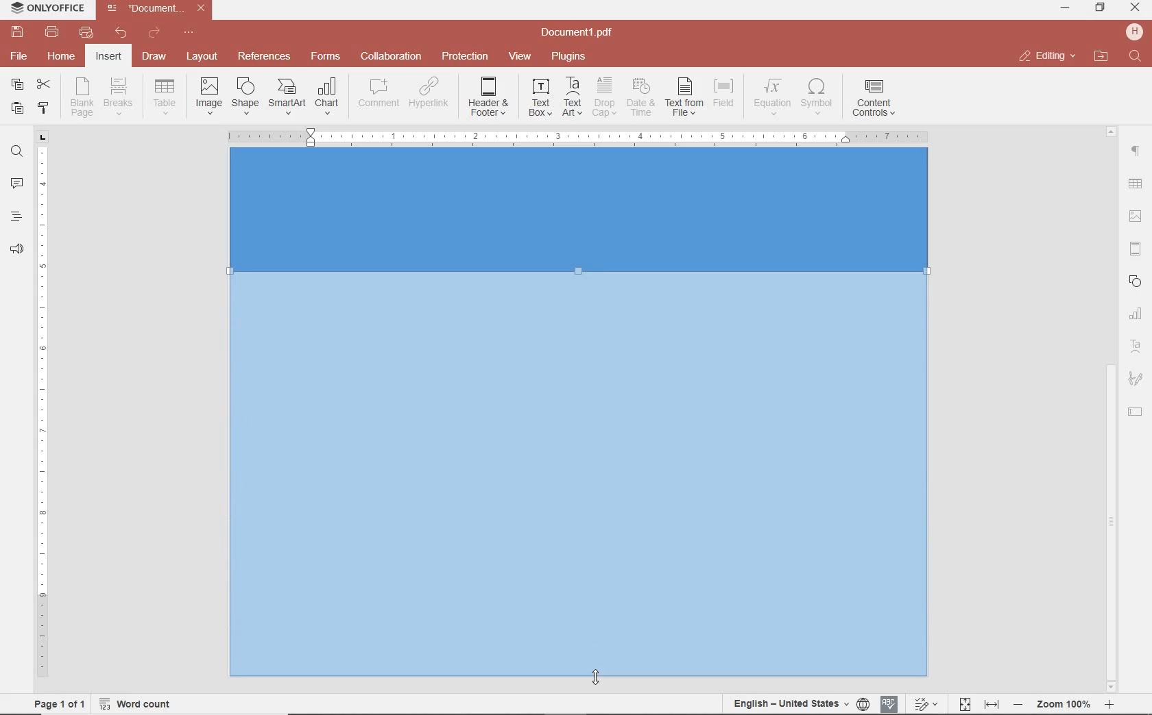 The width and height of the screenshot is (1152, 715). Describe the element at coordinates (43, 86) in the screenshot. I see `cut` at that location.